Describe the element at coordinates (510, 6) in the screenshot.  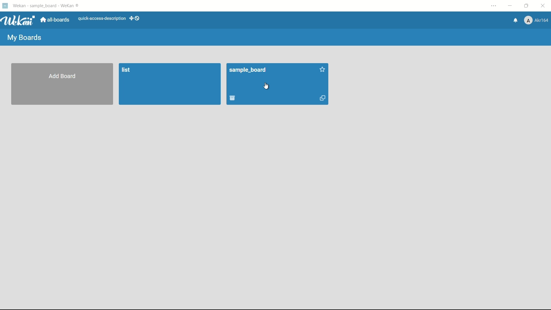
I see `minimize` at that location.